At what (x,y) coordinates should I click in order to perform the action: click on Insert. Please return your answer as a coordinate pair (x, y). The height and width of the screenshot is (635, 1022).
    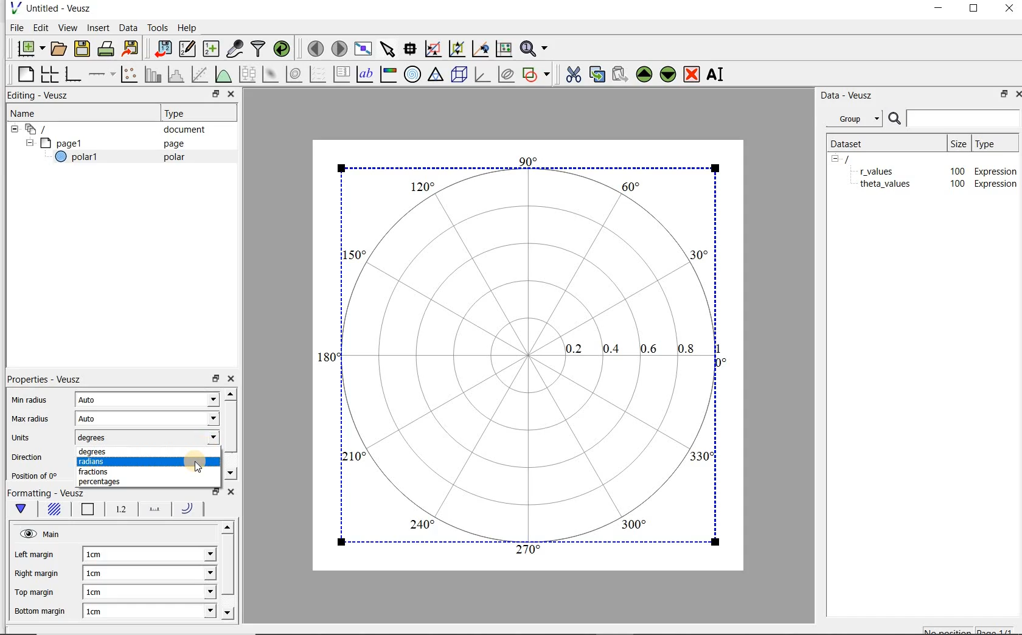
    Looking at the image, I should click on (100, 27).